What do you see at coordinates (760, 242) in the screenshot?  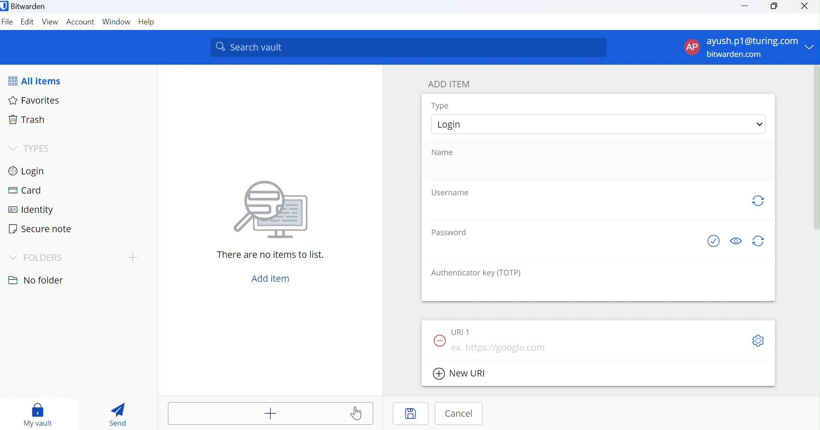 I see `Regenerate password` at bounding box center [760, 242].